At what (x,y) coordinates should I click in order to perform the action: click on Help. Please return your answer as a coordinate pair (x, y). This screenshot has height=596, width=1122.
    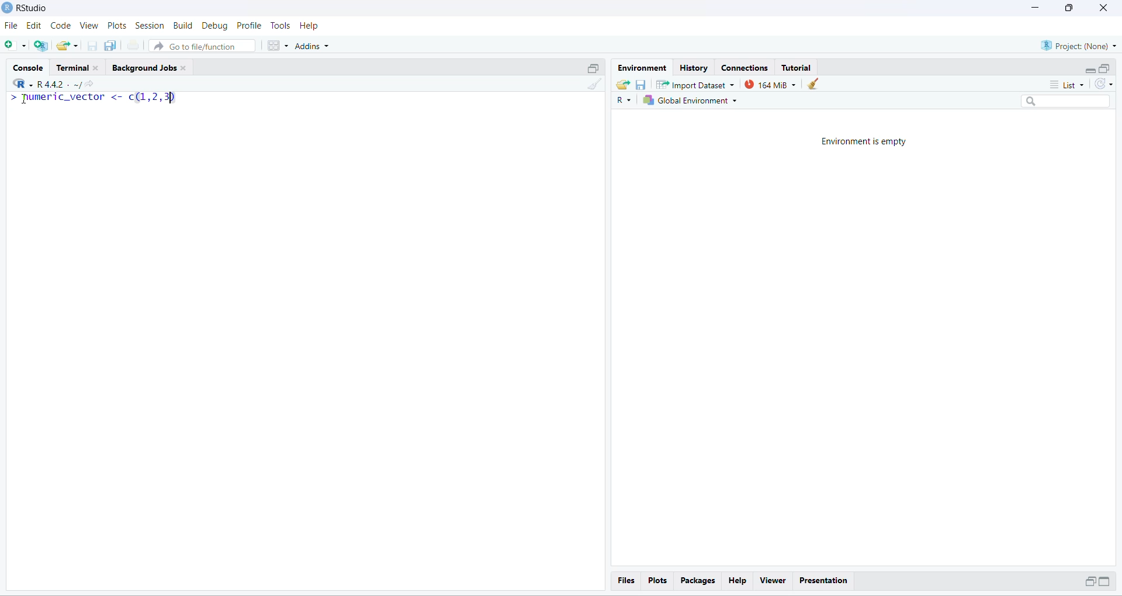
    Looking at the image, I should click on (310, 26).